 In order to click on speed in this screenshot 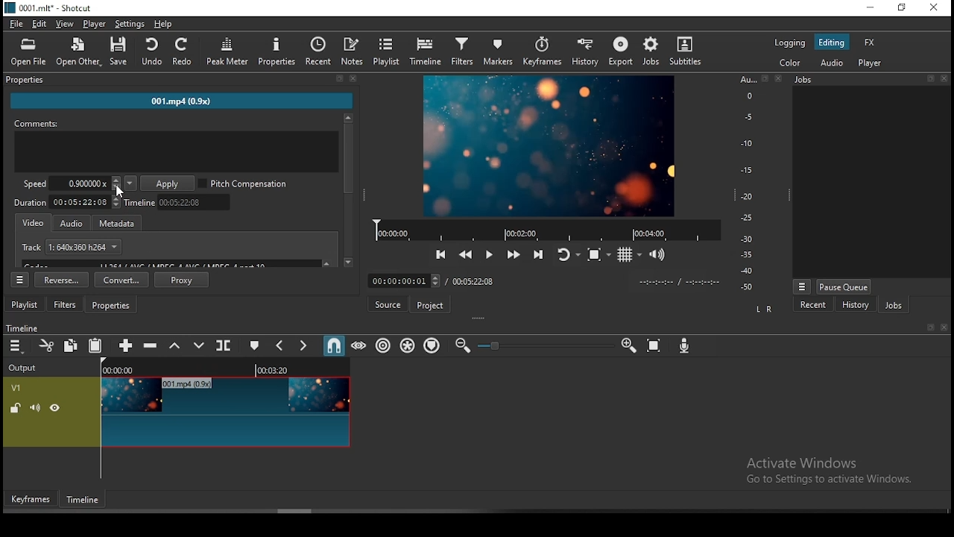, I will do `click(72, 183)`.